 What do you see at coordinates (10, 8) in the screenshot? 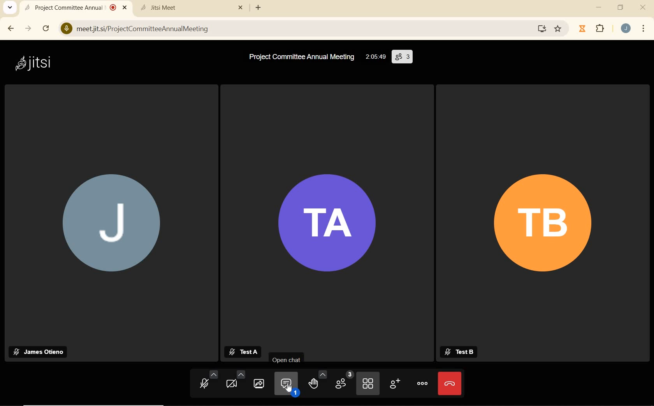
I see `search tabs` at bounding box center [10, 8].